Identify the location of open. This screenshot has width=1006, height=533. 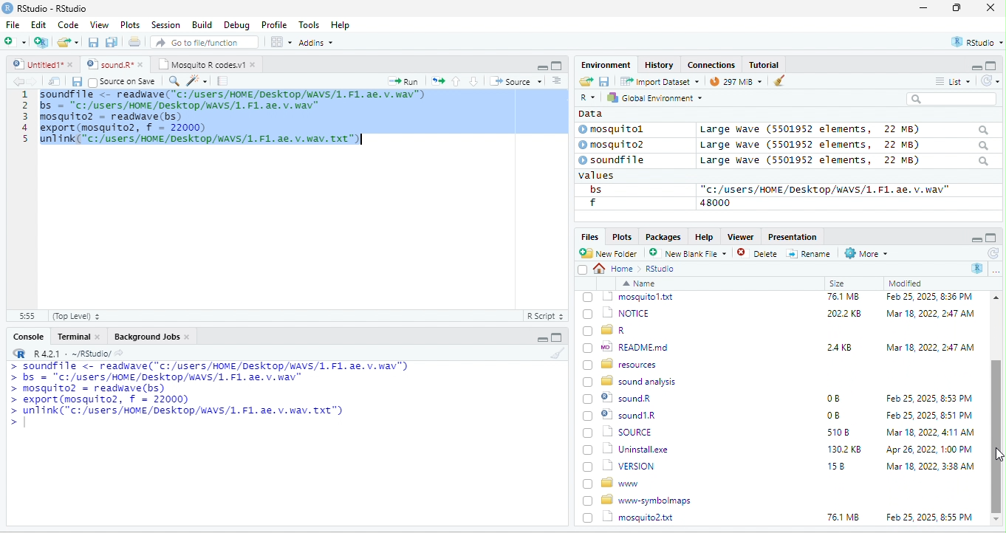
(438, 80).